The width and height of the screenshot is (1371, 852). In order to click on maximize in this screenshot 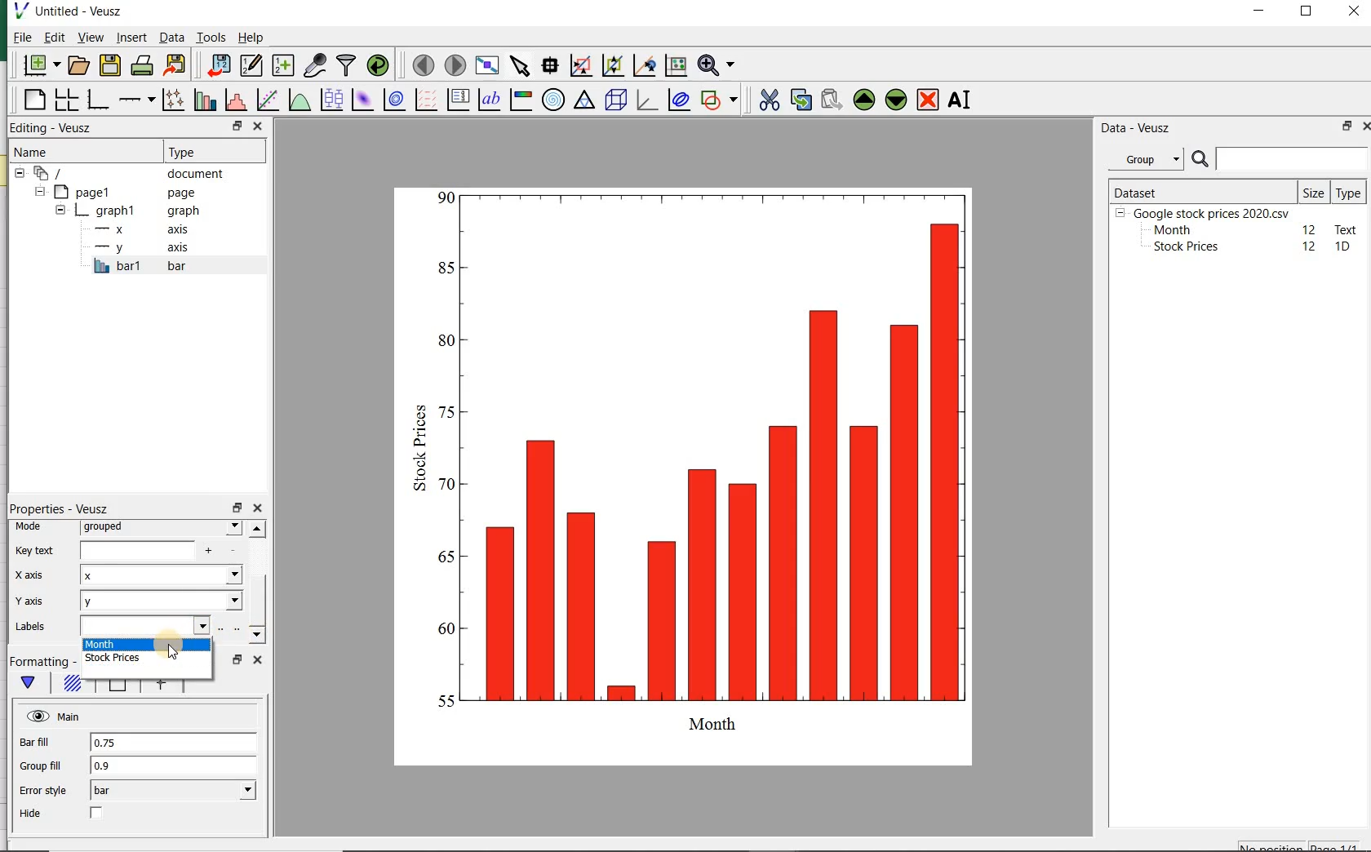, I will do `click(1309, 13)`.